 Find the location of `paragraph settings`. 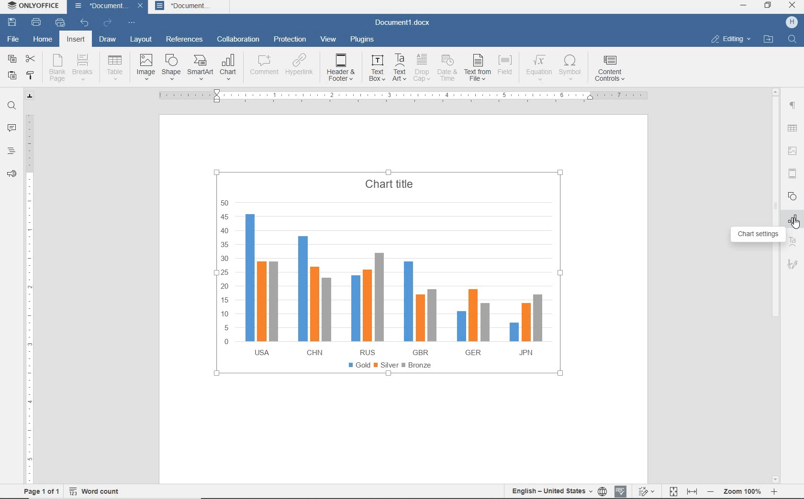

paragraph settings is located at coordinates (793, 105).